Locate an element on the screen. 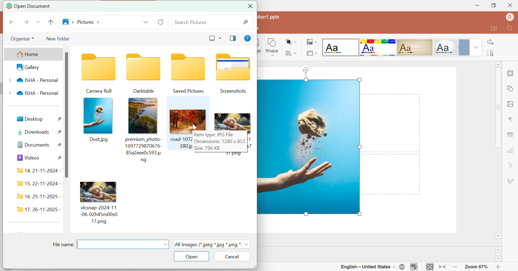 This screenshot has width=518, height=271. Filename is located at coordinates (63, 245).